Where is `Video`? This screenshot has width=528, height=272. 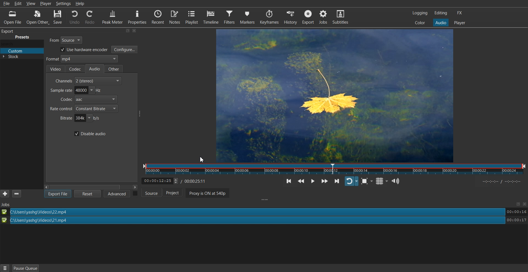
Video is located at coordinates (55, 69).